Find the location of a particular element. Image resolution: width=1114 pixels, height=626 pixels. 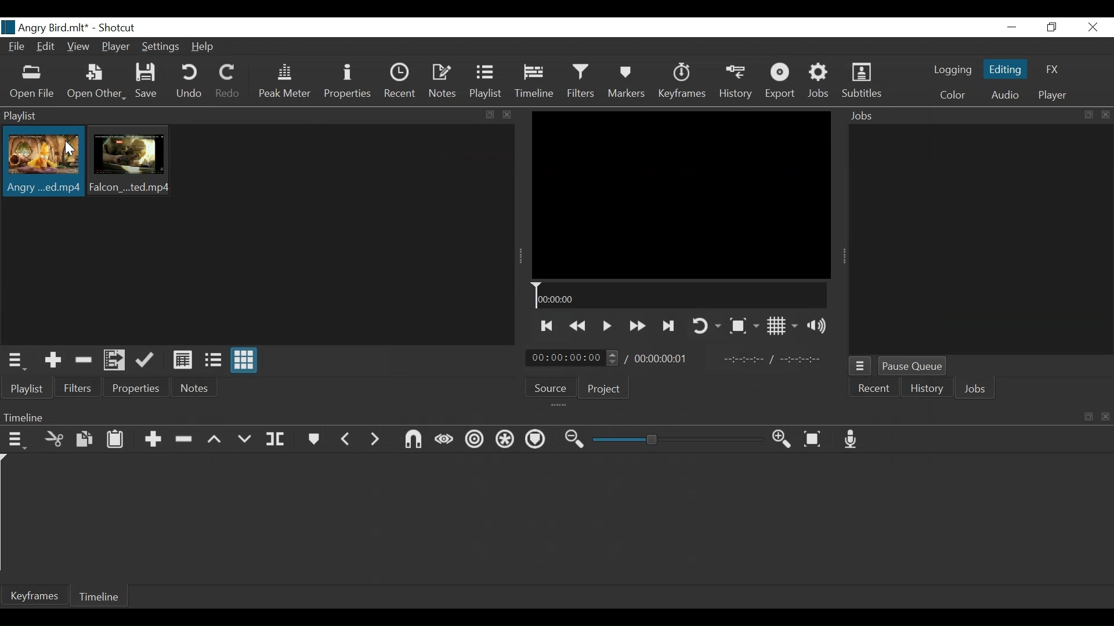

Filters is located at coordinates (77, 390).